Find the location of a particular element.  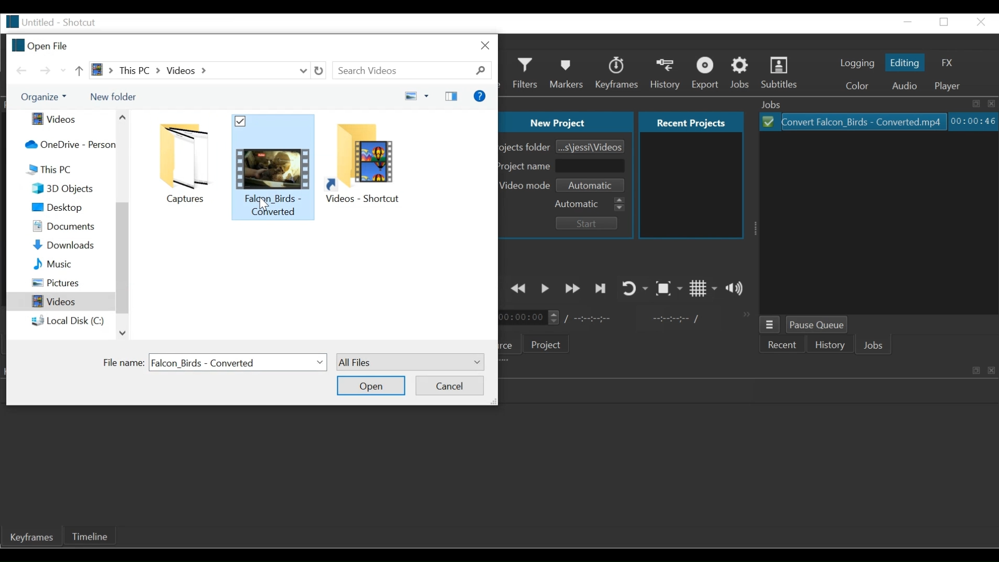

Recent is located at coordinates (783, 343).